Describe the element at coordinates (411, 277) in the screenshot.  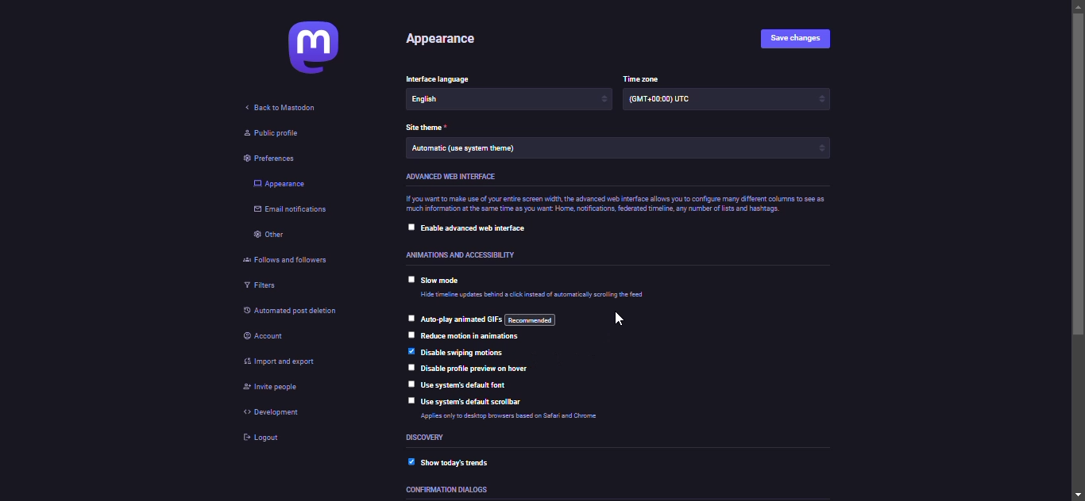
I see `click to select` at that location.